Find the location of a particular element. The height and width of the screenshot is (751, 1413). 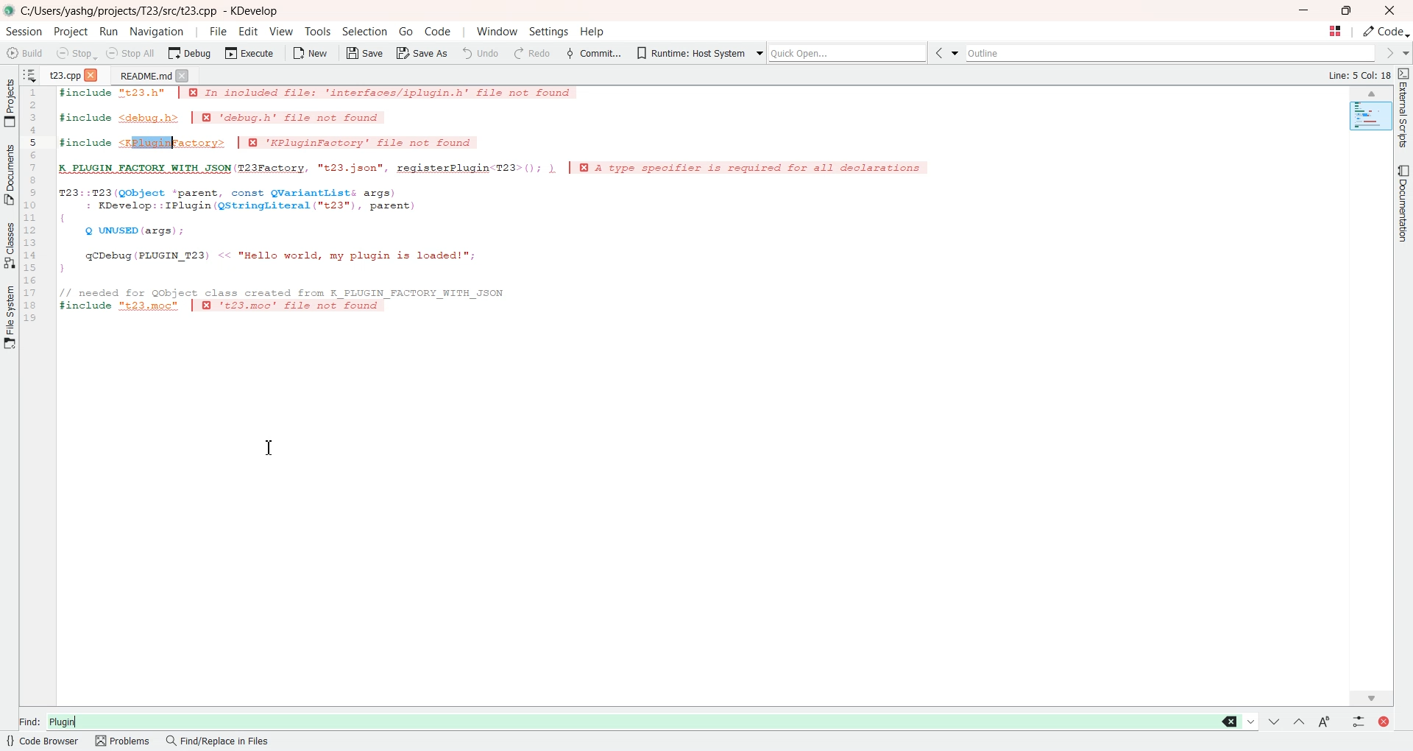

Close is located at coordinates (93, 74).